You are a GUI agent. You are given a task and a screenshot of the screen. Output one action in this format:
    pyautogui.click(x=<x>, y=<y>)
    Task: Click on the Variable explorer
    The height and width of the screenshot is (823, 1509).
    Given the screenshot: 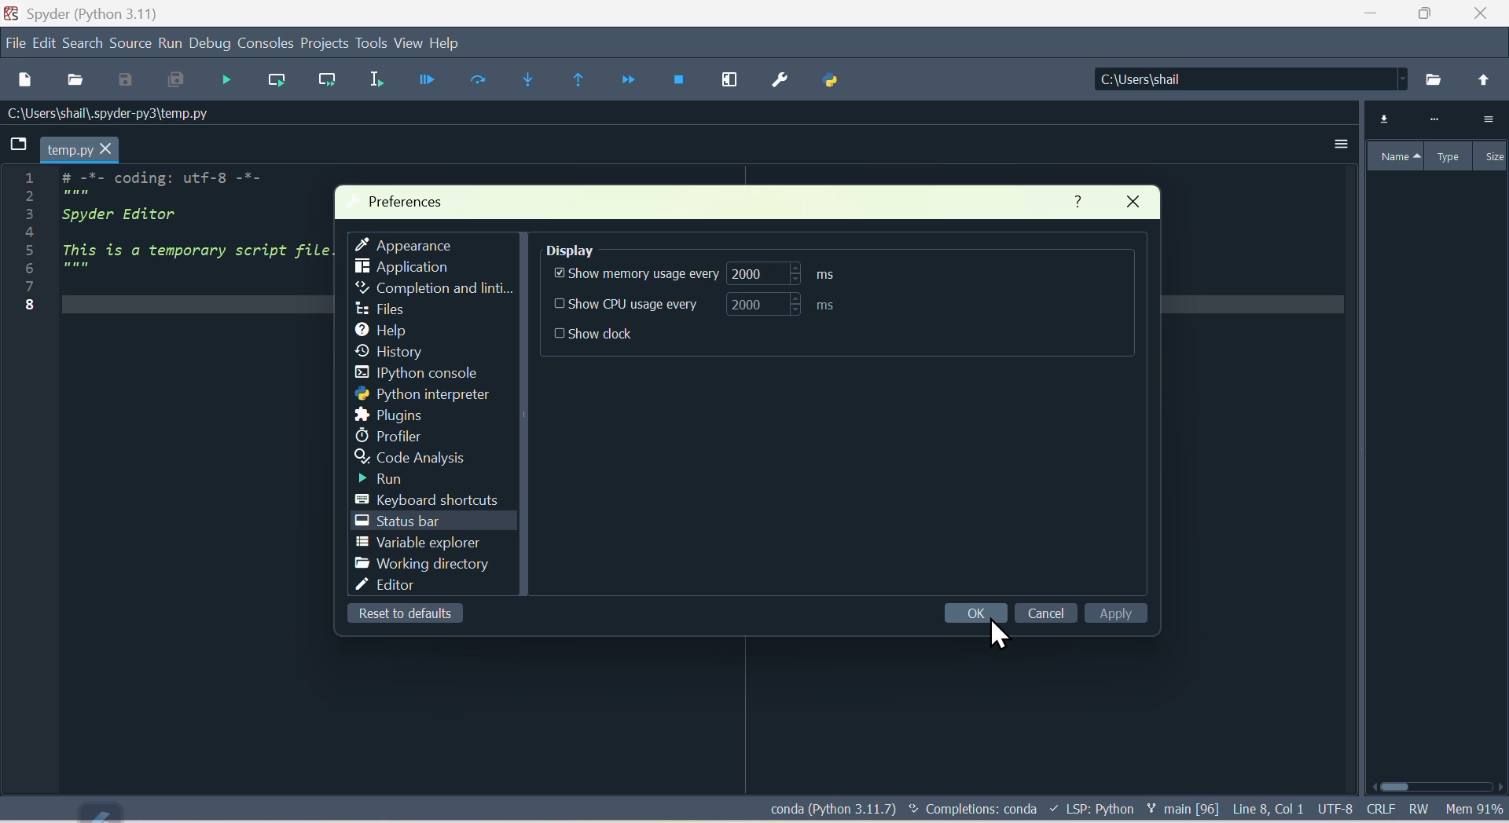 What is the action you would take?
    pyautogui.click(x=435, y=543)
    